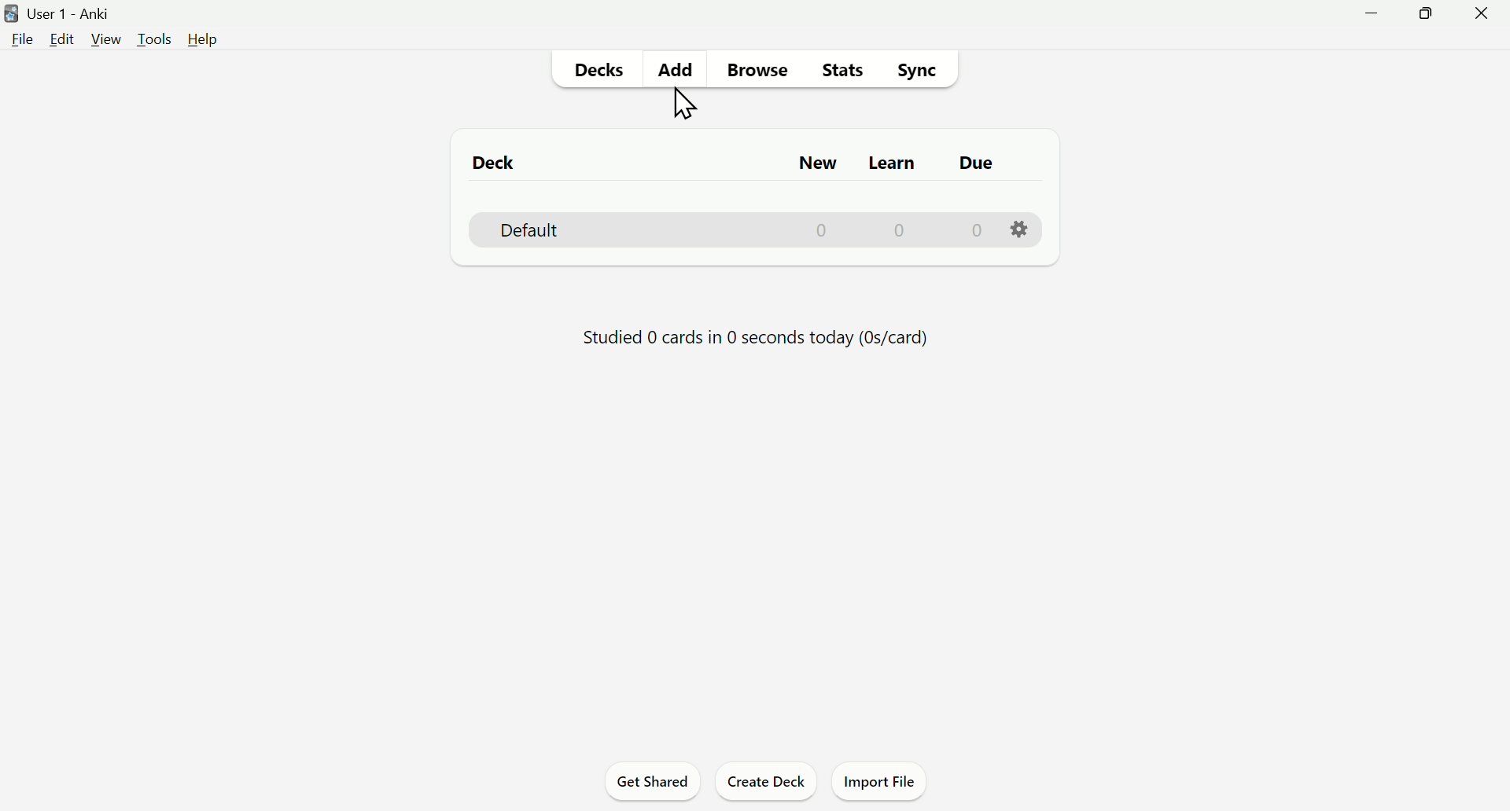 This screenshot has height=811, width=1510. Describe the element at coordinates (749, 337) in the screenshot. I see `progress` at that location.